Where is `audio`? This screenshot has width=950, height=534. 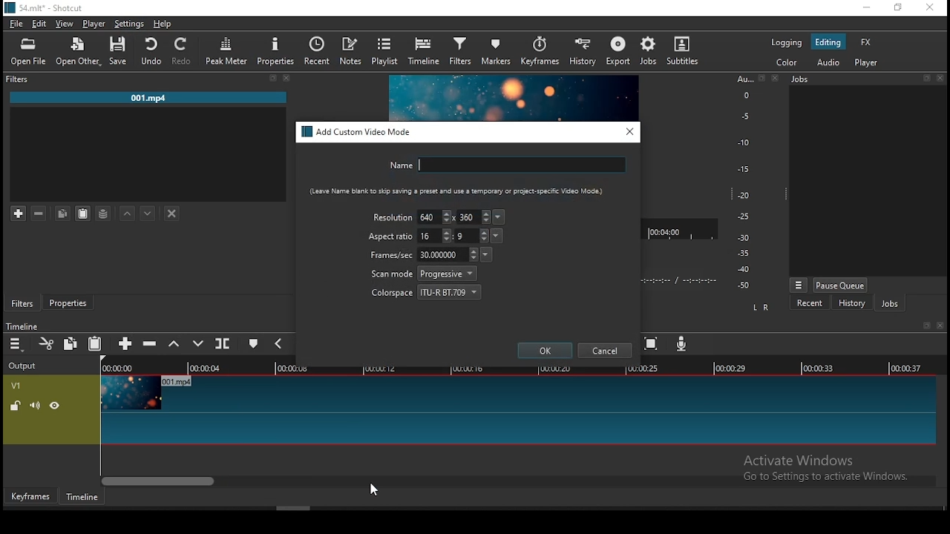 audio is located at coordinates (828, 62).